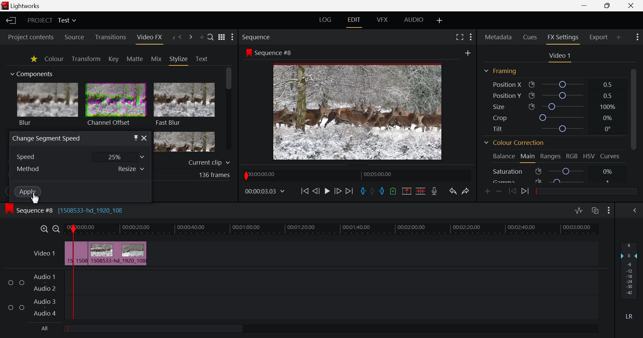  What do you see at coordinates (269, 37) in the screenshot?
I see `Sequence` at bounding box center [269, 37].